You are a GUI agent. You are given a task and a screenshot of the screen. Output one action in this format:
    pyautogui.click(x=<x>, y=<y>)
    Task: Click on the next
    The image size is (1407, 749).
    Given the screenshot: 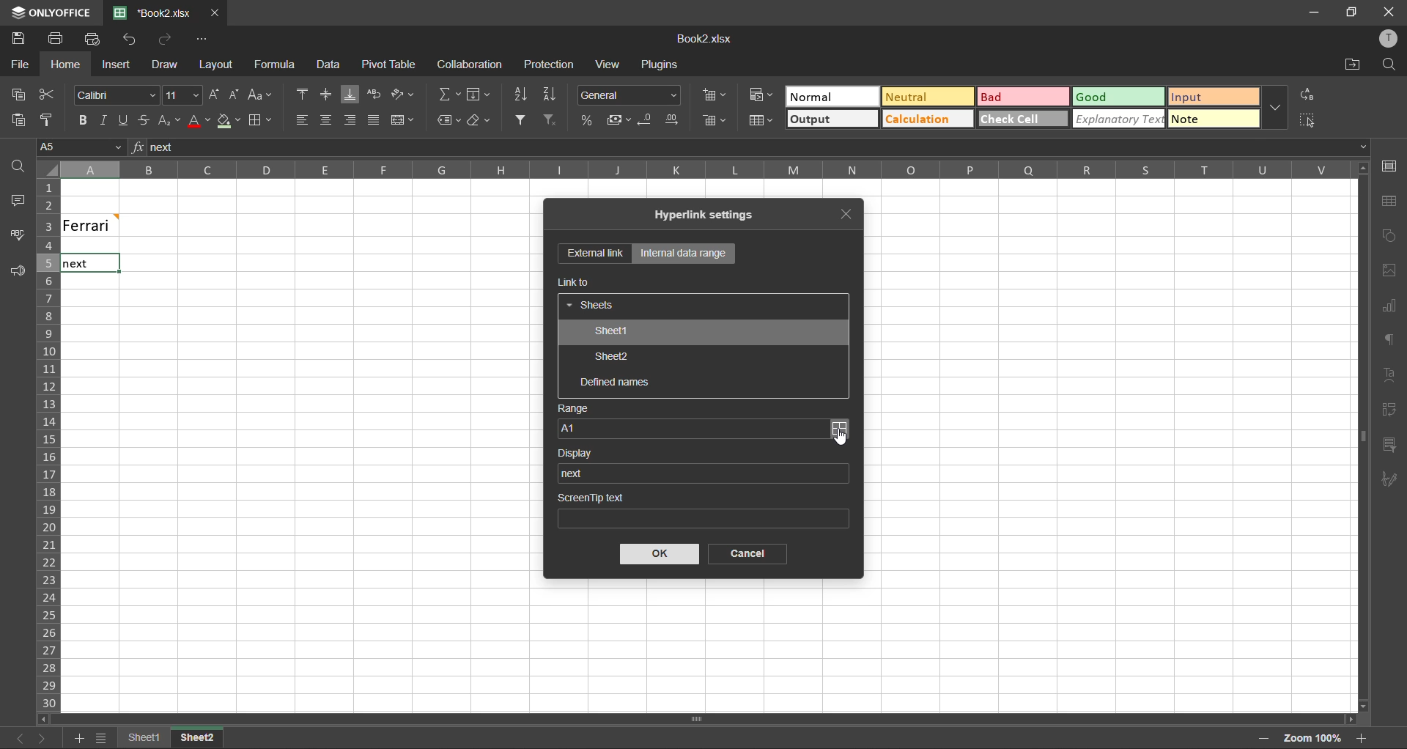 What is the action you would take?
    pyautogui.click(x=576, y=473)
    